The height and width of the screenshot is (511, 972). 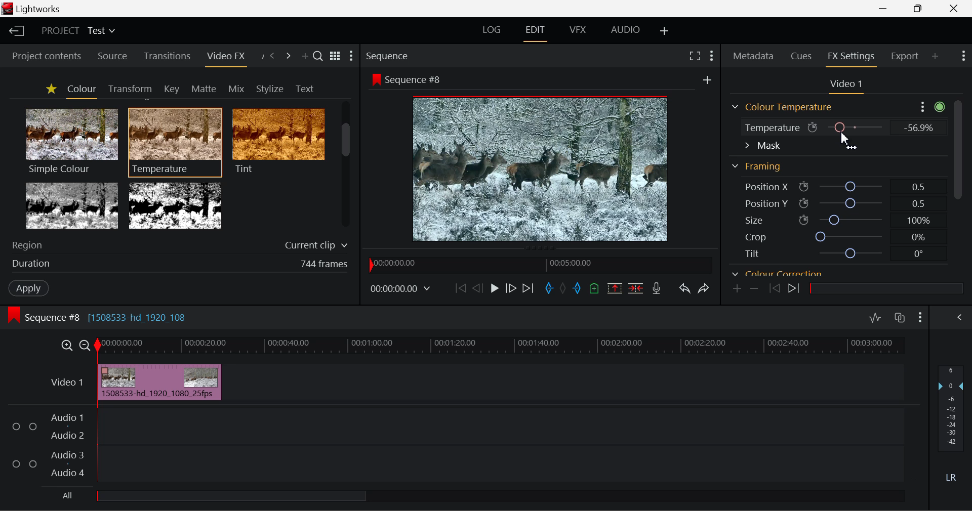 I want to click on Simple Colour, so click(x=71, y=141).